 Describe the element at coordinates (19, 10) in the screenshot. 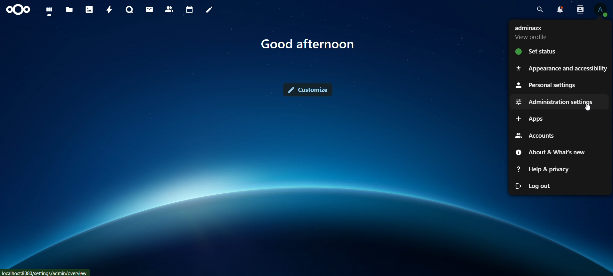

I see `icon` at that location.